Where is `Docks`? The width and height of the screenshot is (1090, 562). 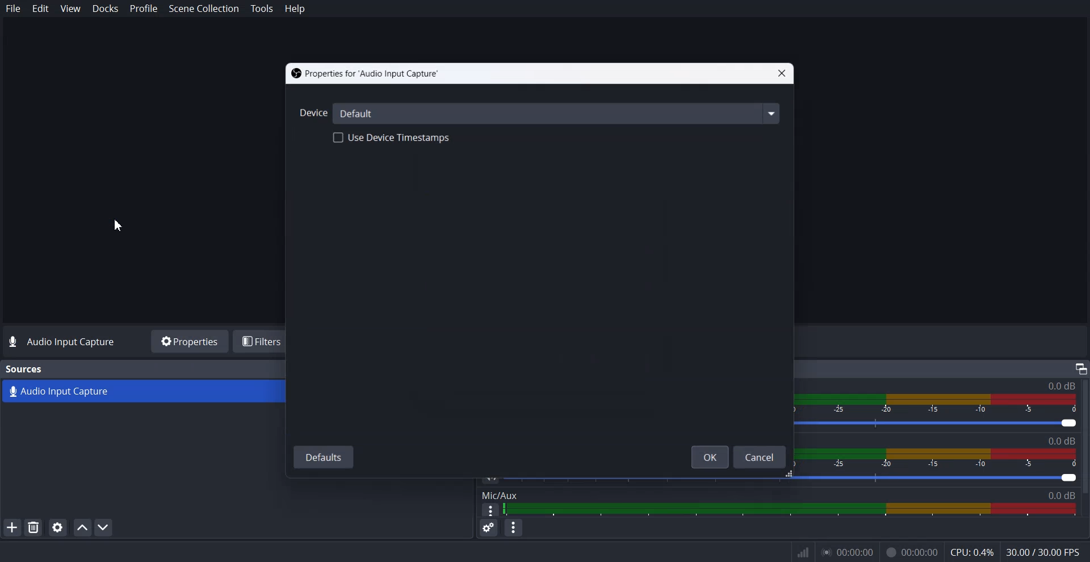 Docks is located at coordinates (106, 9).